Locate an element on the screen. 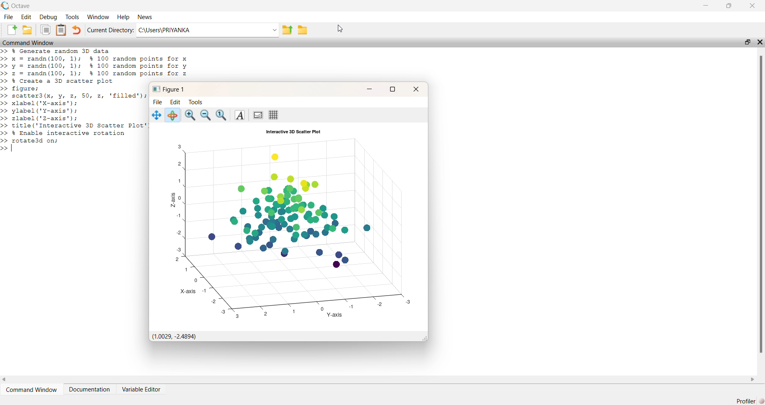  folder is located at coordinates (303, 30).